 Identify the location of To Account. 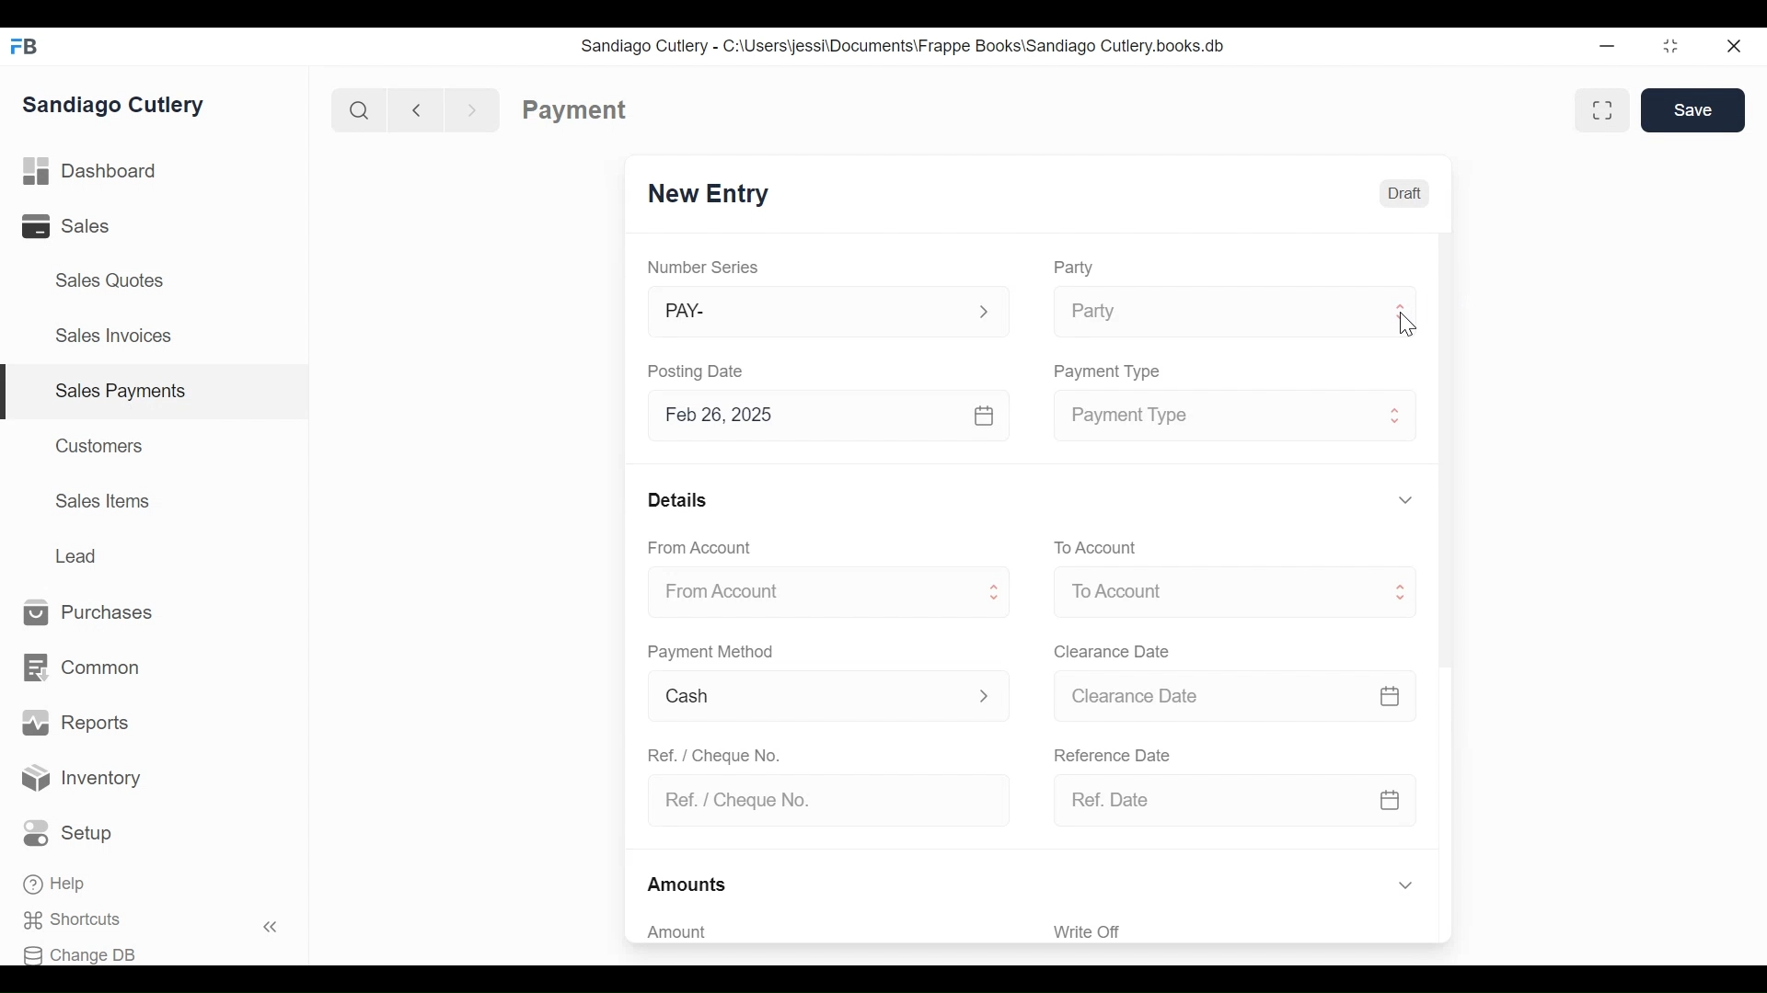
(1094, 548).